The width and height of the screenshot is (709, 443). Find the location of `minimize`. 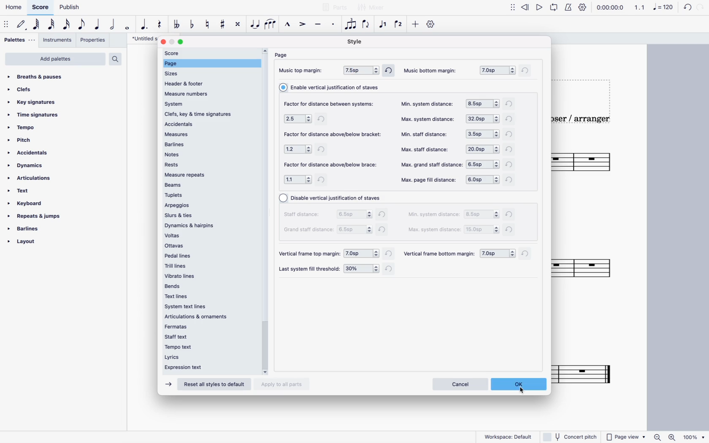

minimize is located at coordinates (173, 41).